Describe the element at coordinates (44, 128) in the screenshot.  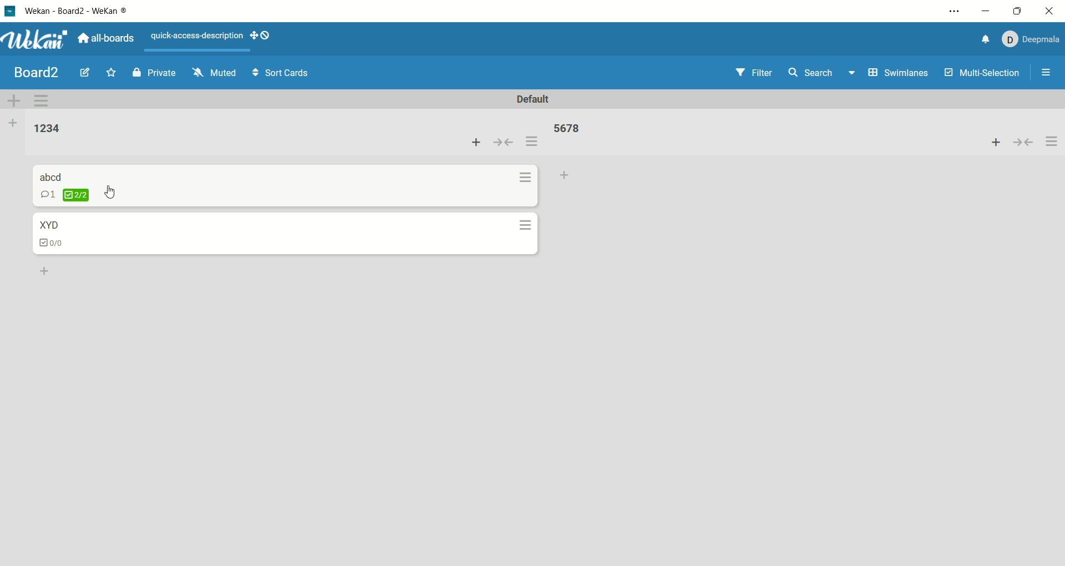
I see `list title` at that location.